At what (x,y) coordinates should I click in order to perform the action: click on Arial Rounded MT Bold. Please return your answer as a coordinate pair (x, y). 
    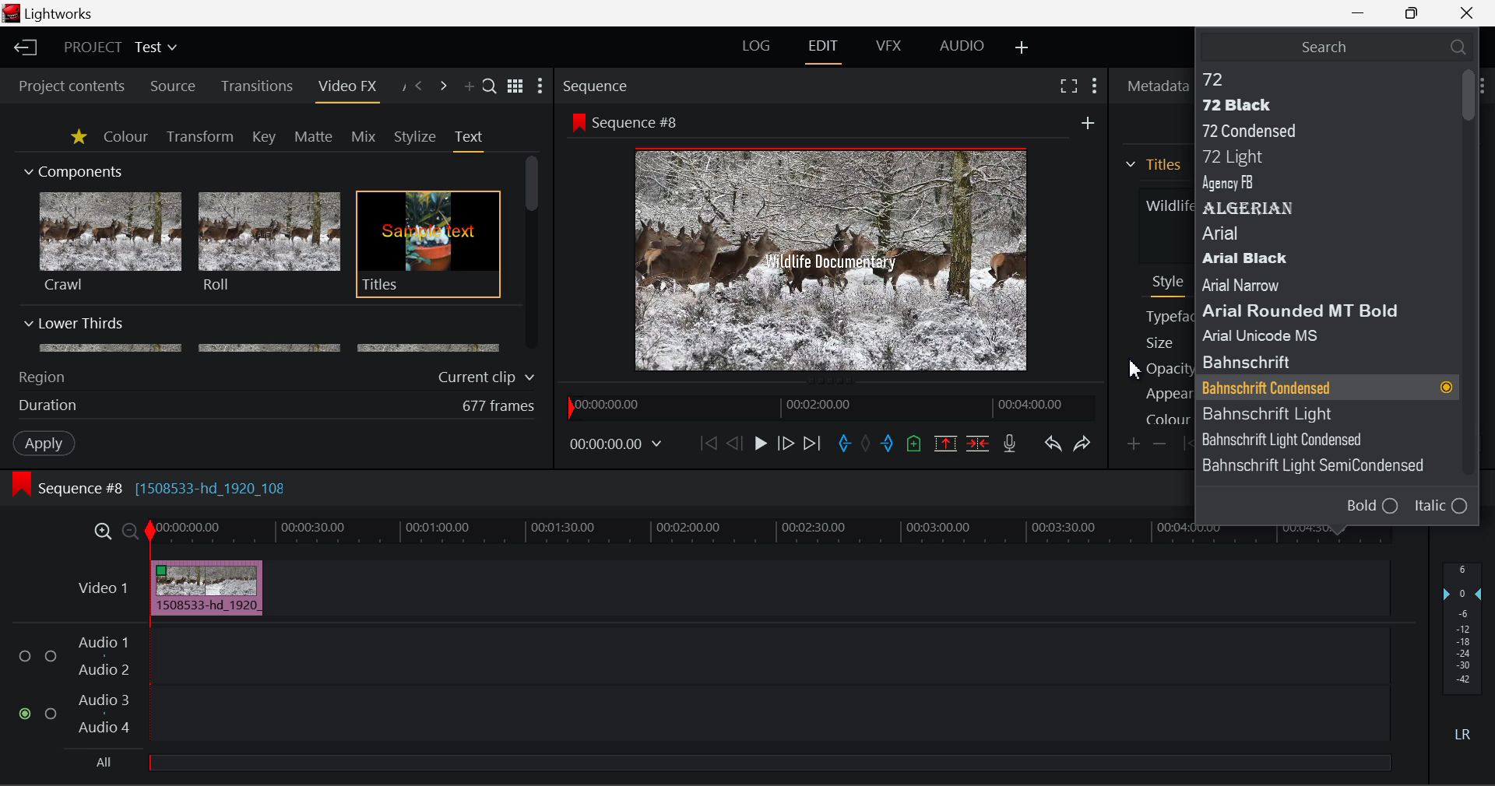
    Looking at the image, I should click on (1309, 310).